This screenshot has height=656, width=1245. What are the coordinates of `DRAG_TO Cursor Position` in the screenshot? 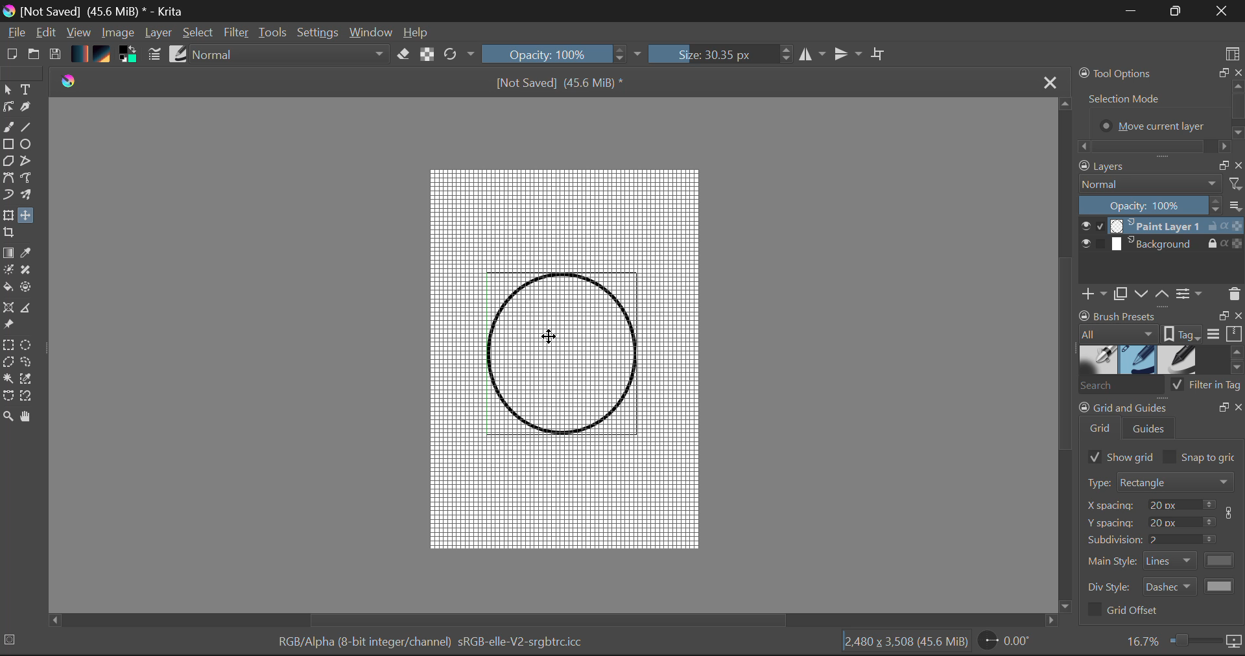 It's located at (553, 337).